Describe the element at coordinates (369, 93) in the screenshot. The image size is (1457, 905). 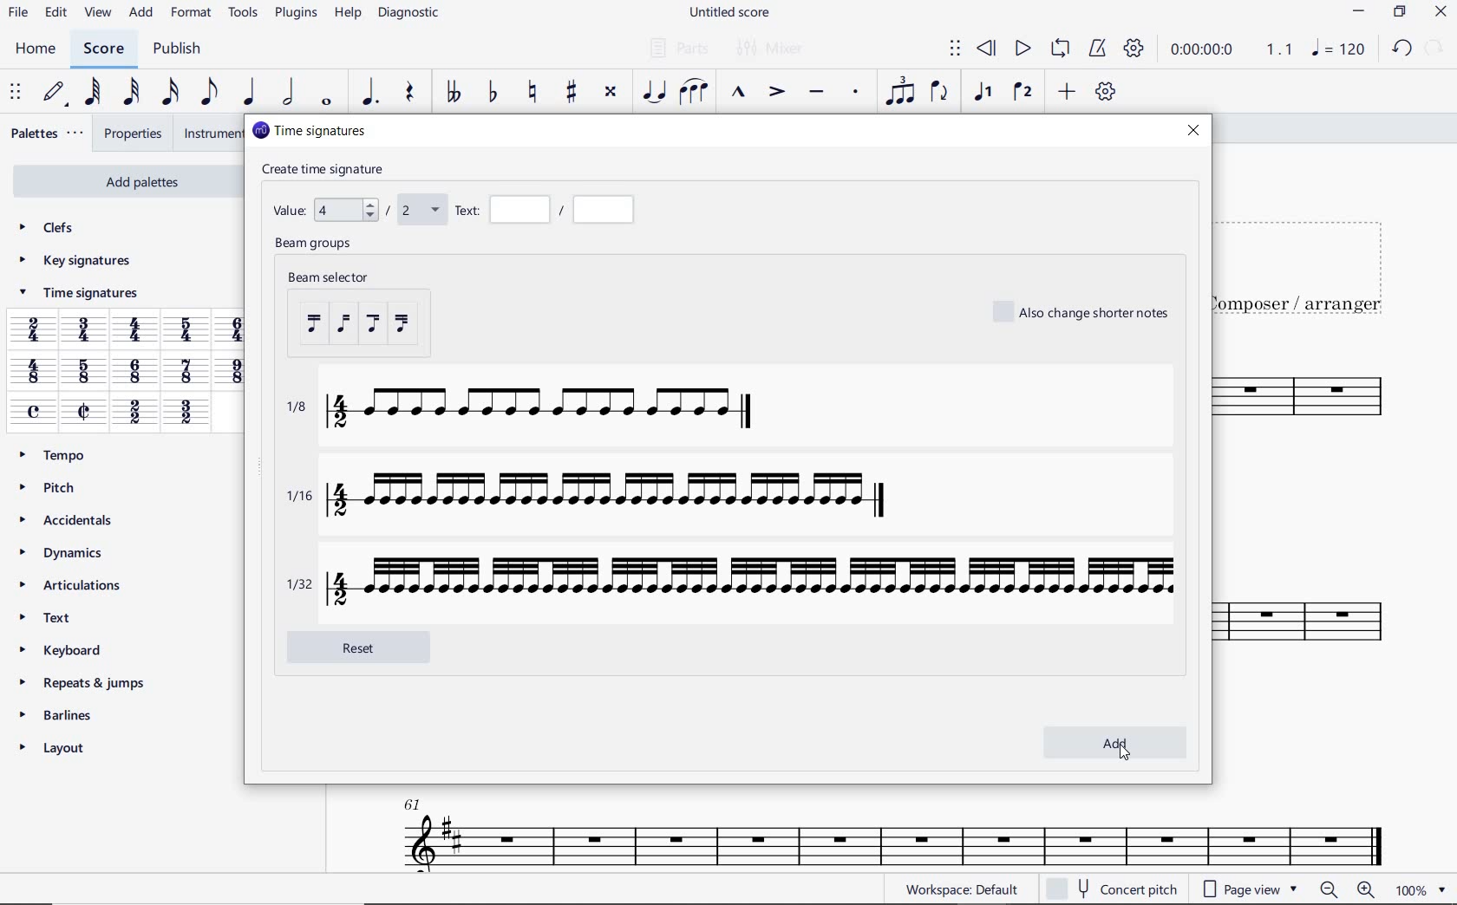
I see `AUGMENTATION DOT` at that location.